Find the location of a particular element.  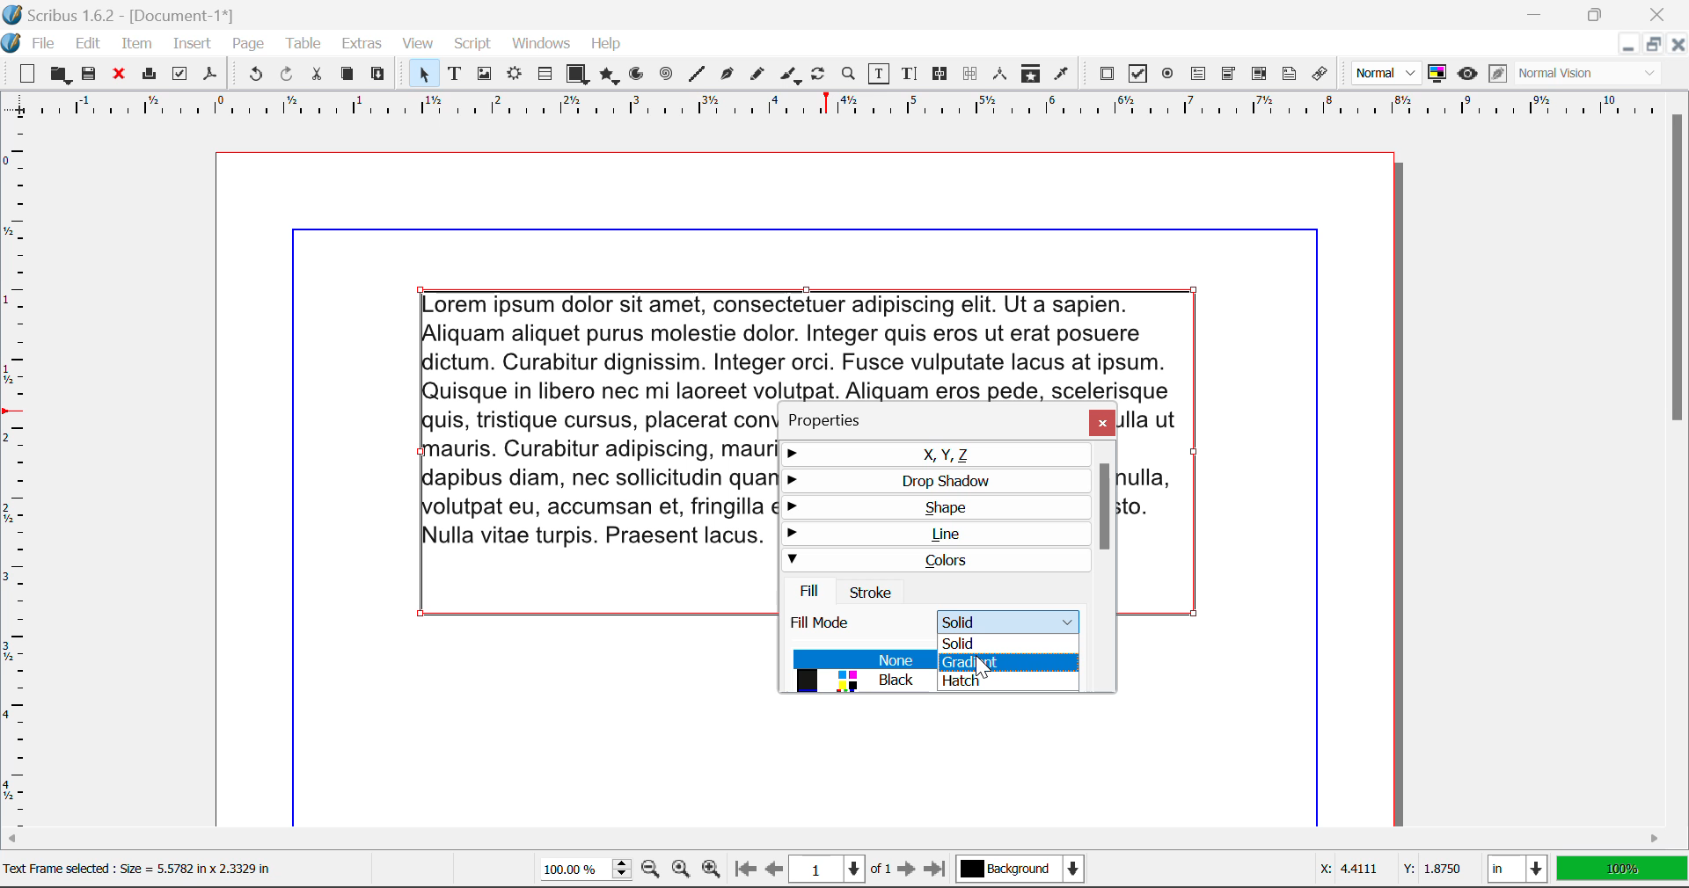

text is located at coordinates (598, 478).